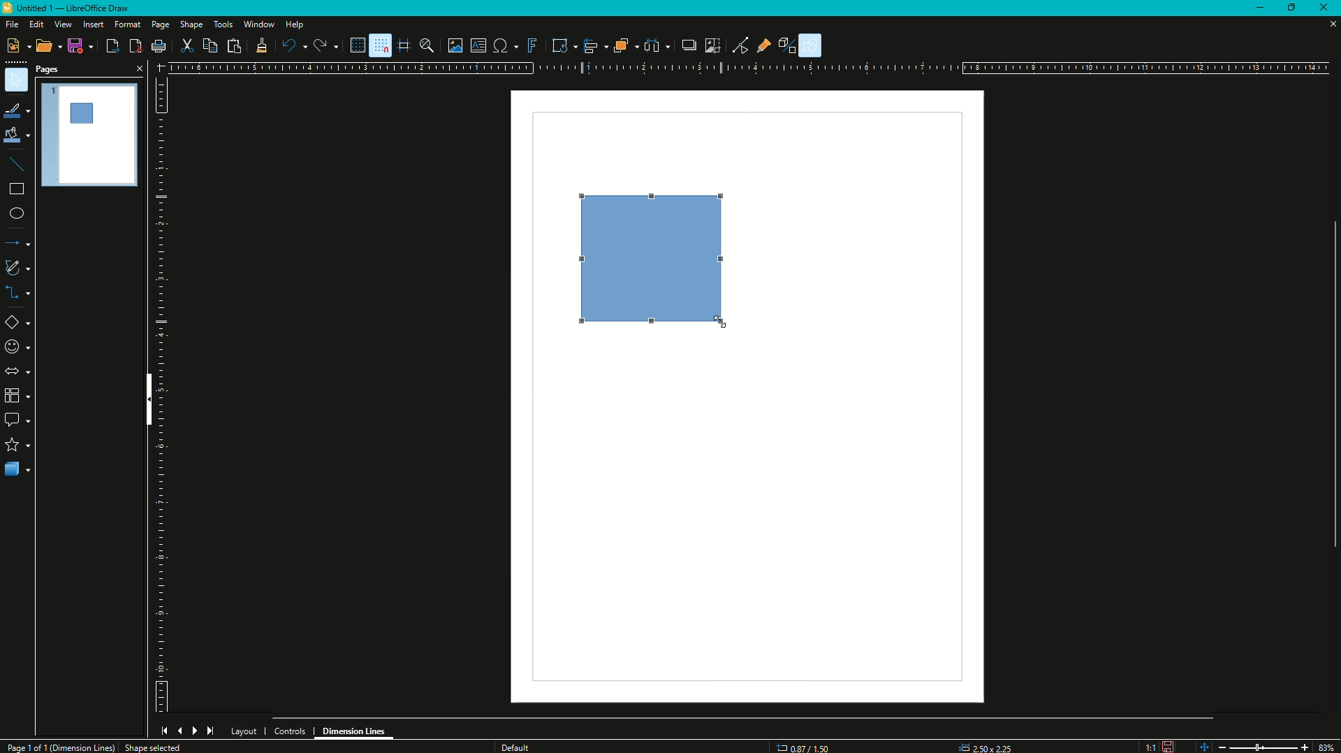 Image resolution: width=1341 pixels, height=753 pixels. Describe the element at coordinates (261, 46) in the screenshot. I see `Clone Formatting` at that location.